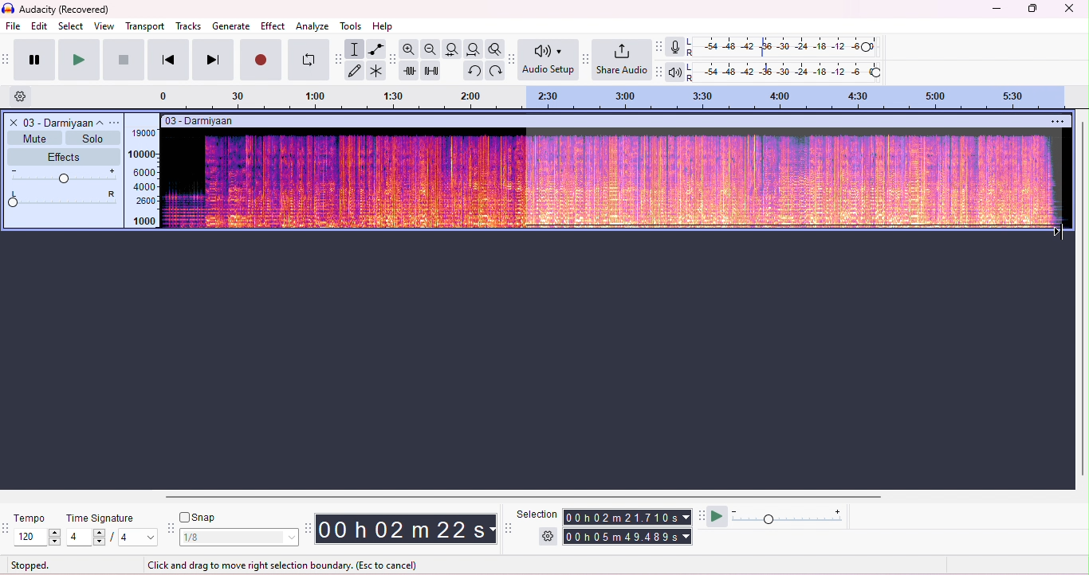  I want to click on tempo, so click(31, 518).